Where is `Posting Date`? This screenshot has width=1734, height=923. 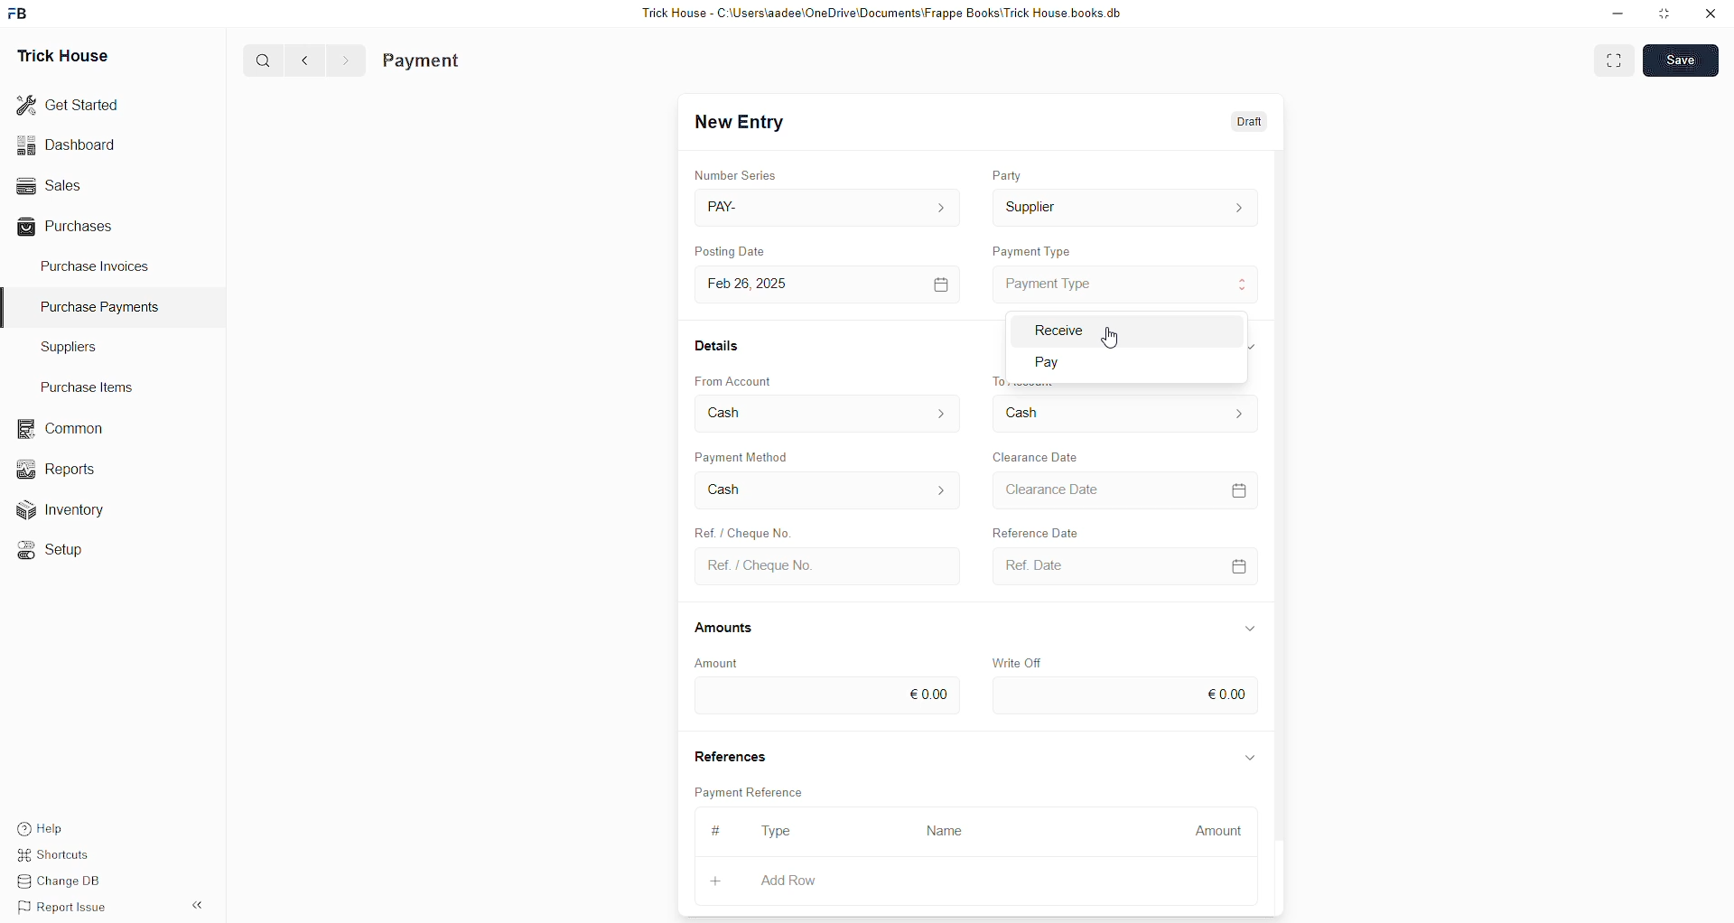 Posting Date is located at coordinates (743, 248).